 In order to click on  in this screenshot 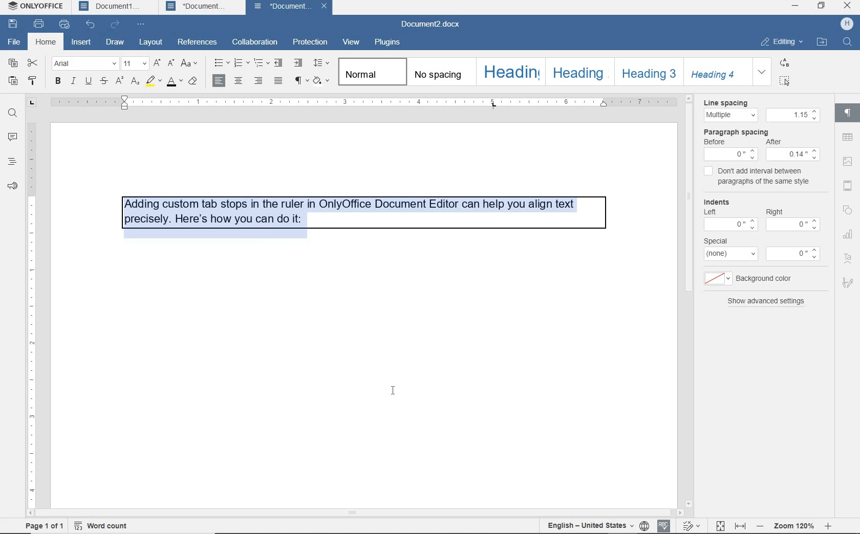, I will do `click(732, 154)`.